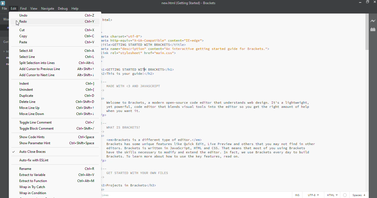  Describe the element at coordinates (41, 69) in the screenshot. I see `add cursor` at that location.